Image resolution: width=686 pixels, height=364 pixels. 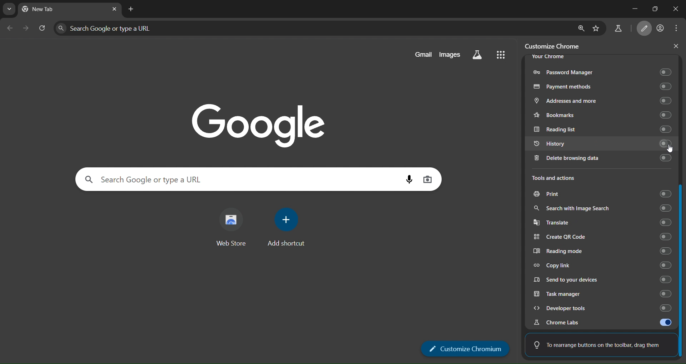 I want to click on current tab, so click(x=48, y=10).